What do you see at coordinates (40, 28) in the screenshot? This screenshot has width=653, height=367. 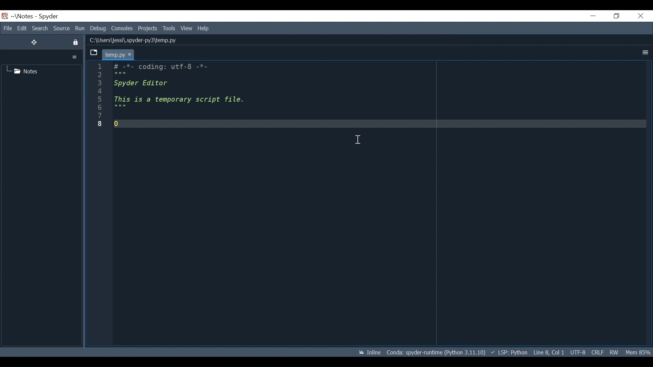 I see `Search` at bounding box center [40, 28].